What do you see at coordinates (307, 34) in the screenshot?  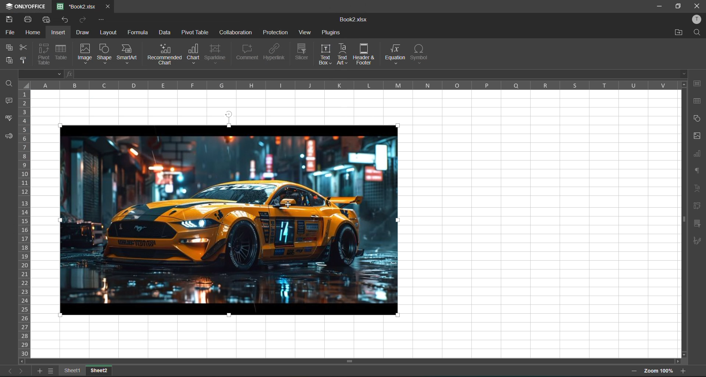 I see `view` at bounding box center [307, 34].